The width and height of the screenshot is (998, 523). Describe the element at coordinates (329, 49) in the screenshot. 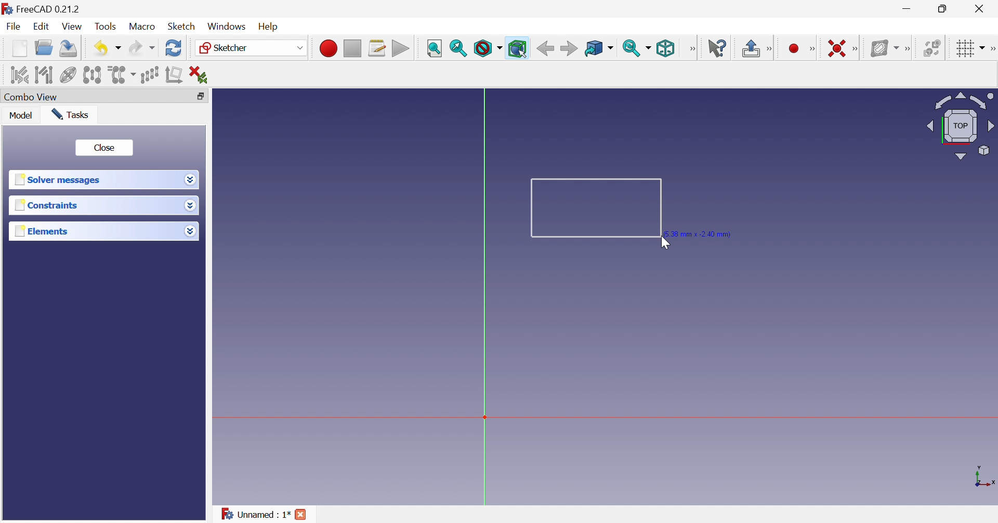

I see `Macro recording...` at that location.